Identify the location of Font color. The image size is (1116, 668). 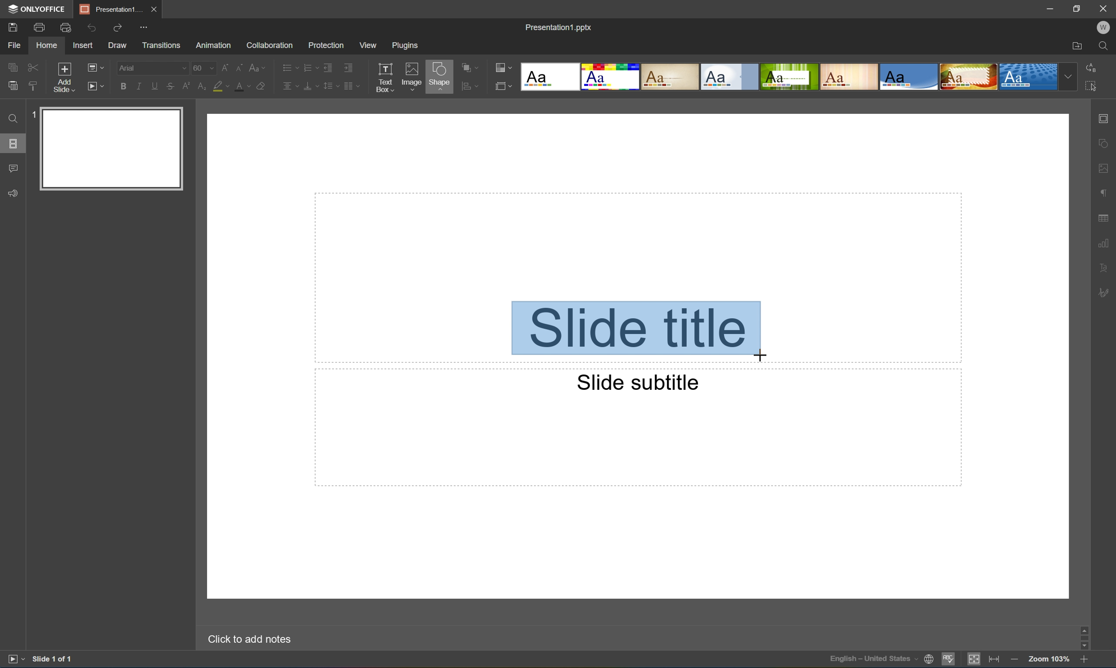
(244, 87).